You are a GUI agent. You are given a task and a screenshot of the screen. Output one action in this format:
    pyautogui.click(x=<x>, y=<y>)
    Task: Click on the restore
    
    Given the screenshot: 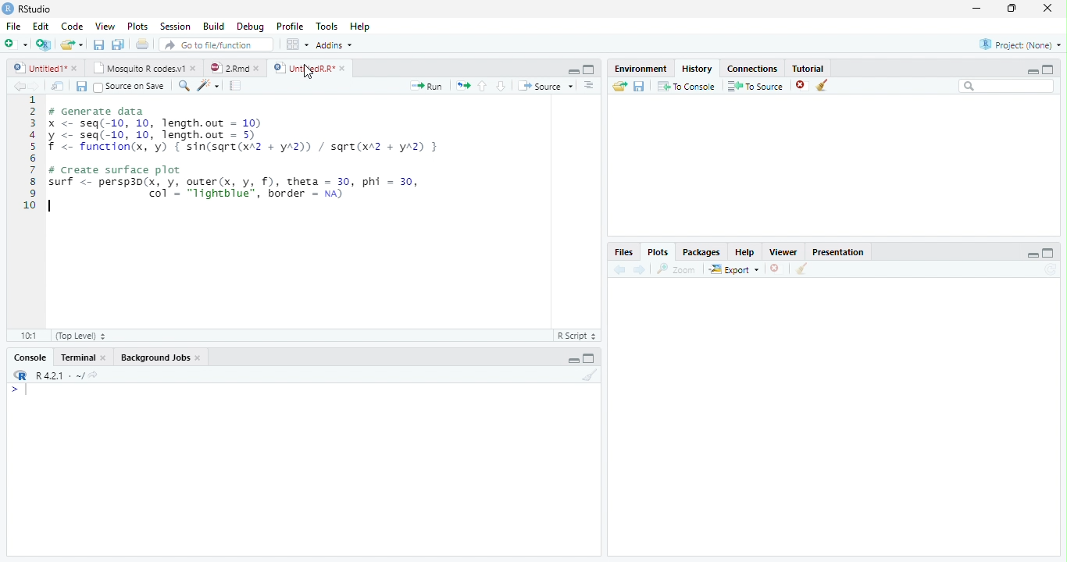 What is the action you would take?
    pyautogui.click(x=1012, y=8)
    